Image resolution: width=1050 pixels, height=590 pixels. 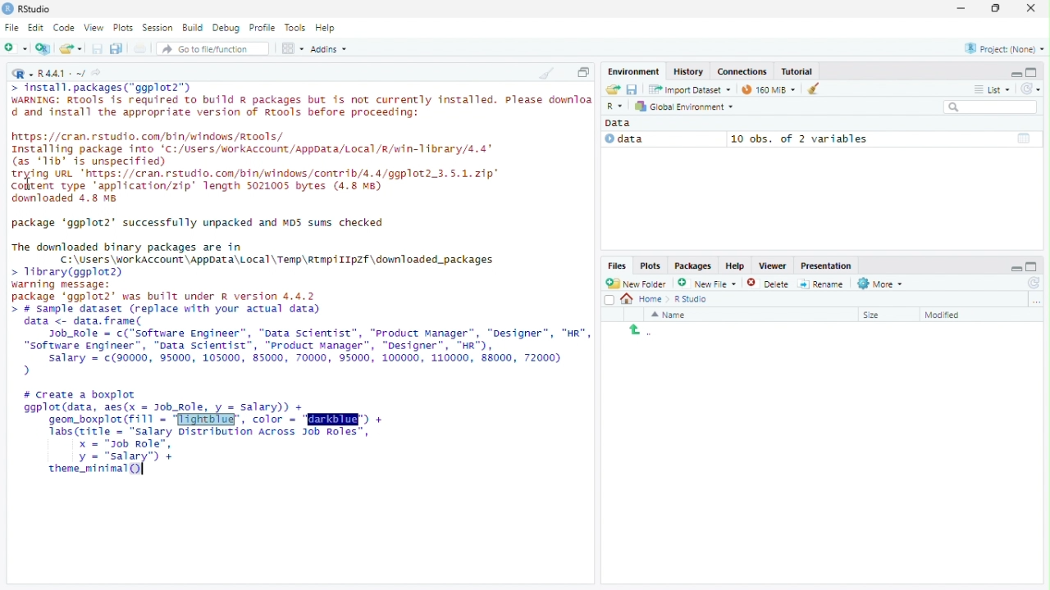 What do you see at coordinates (583, 72) in the screenshot?
I see `Maximize` at bounding box center [583, 72].